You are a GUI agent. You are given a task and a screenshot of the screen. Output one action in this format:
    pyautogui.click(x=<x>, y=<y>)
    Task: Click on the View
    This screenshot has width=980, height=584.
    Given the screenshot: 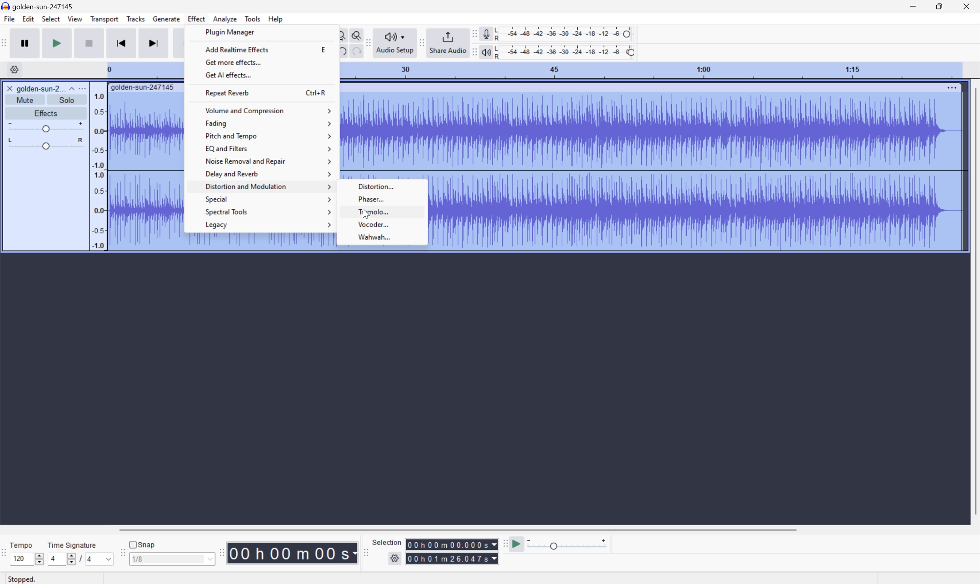 What is the action you would take?
    pyautogui.click(x=76, y=19)
    